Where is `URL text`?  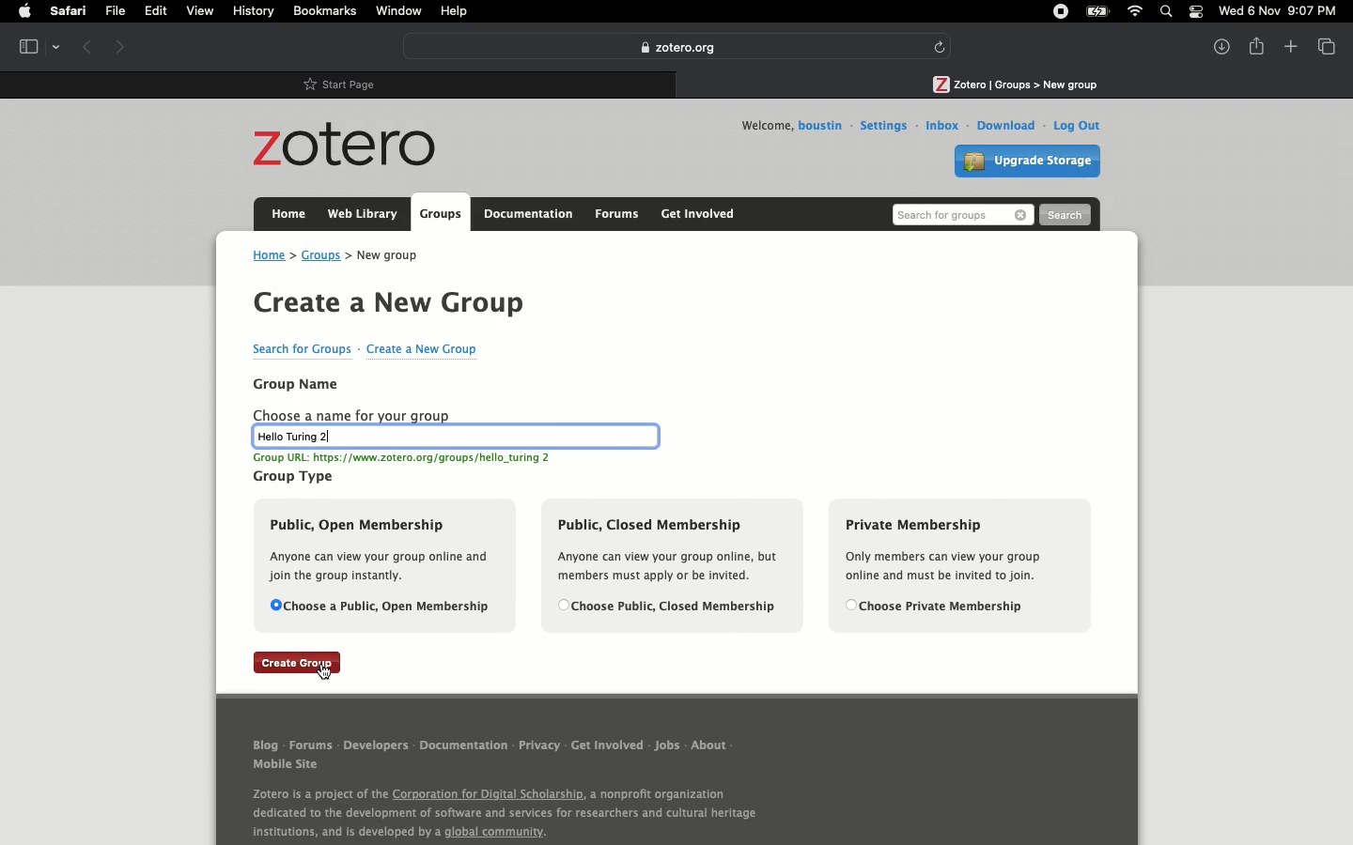
URL text is located at coordinates (411, 458).